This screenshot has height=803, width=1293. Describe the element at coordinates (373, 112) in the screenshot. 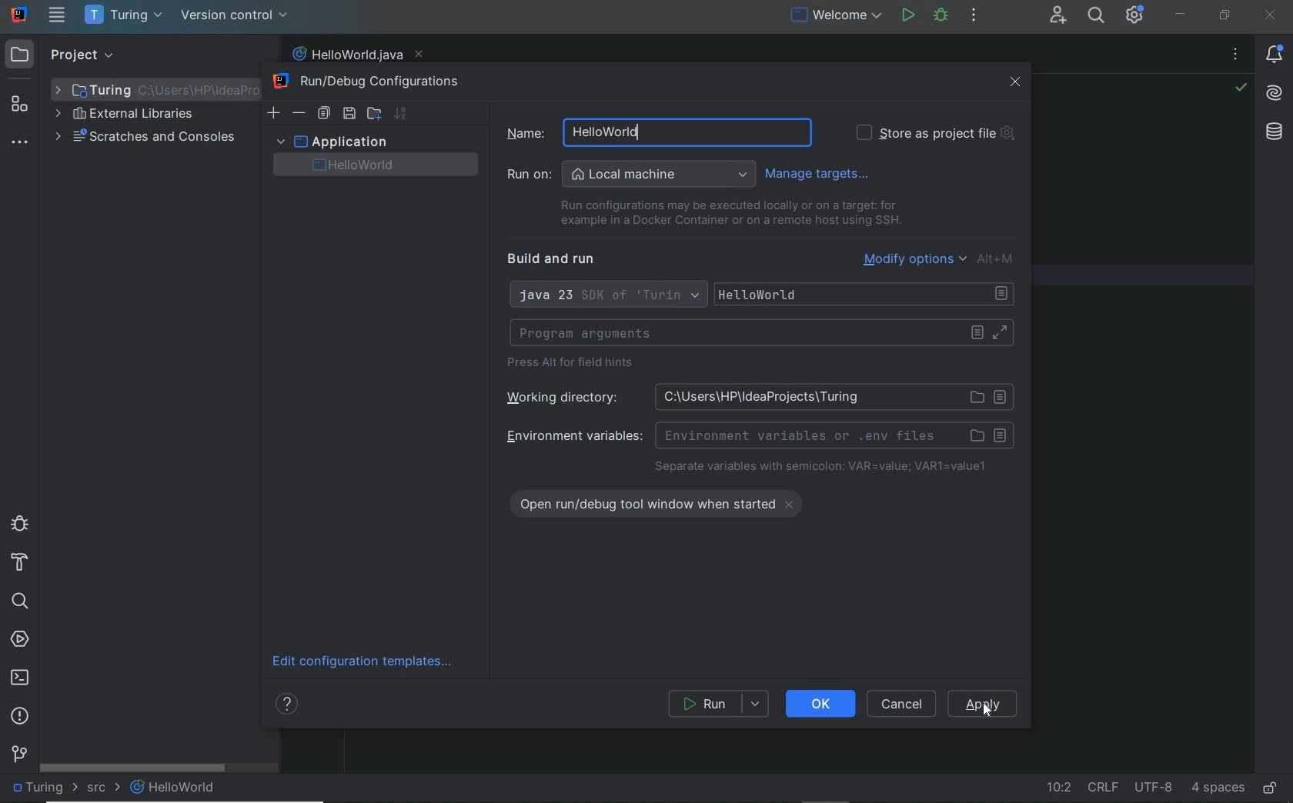

I see `CREATE NEW FOLDER` at that location.